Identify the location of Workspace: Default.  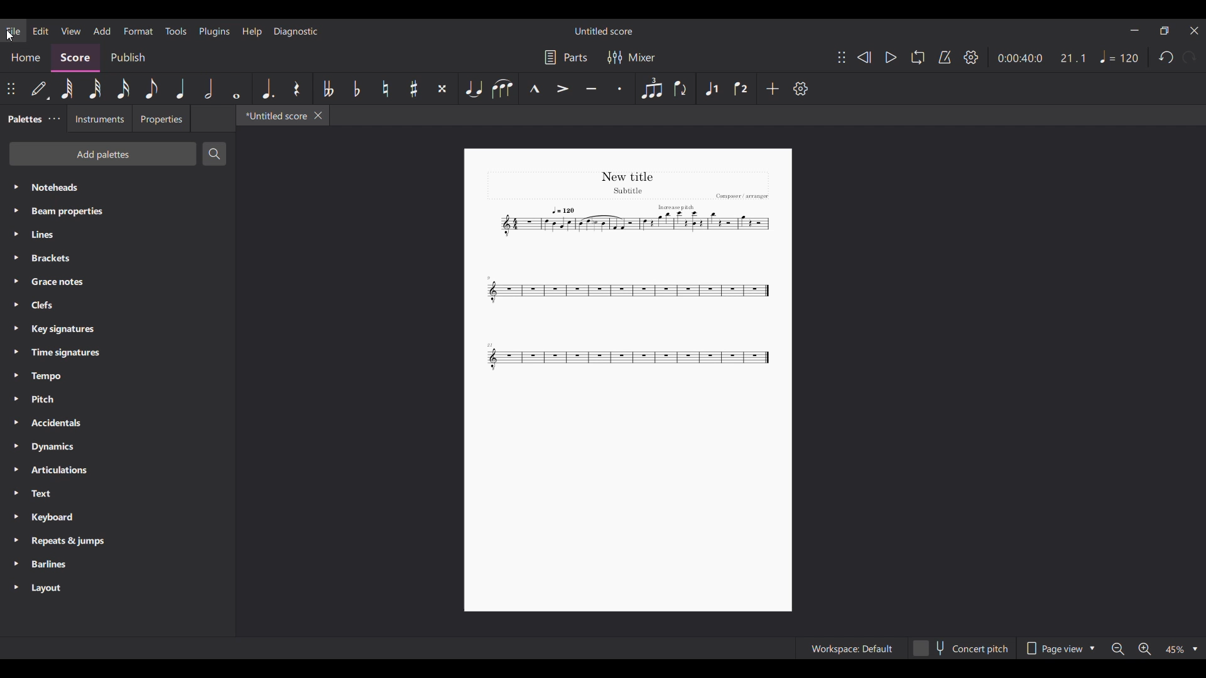
(850, 648).